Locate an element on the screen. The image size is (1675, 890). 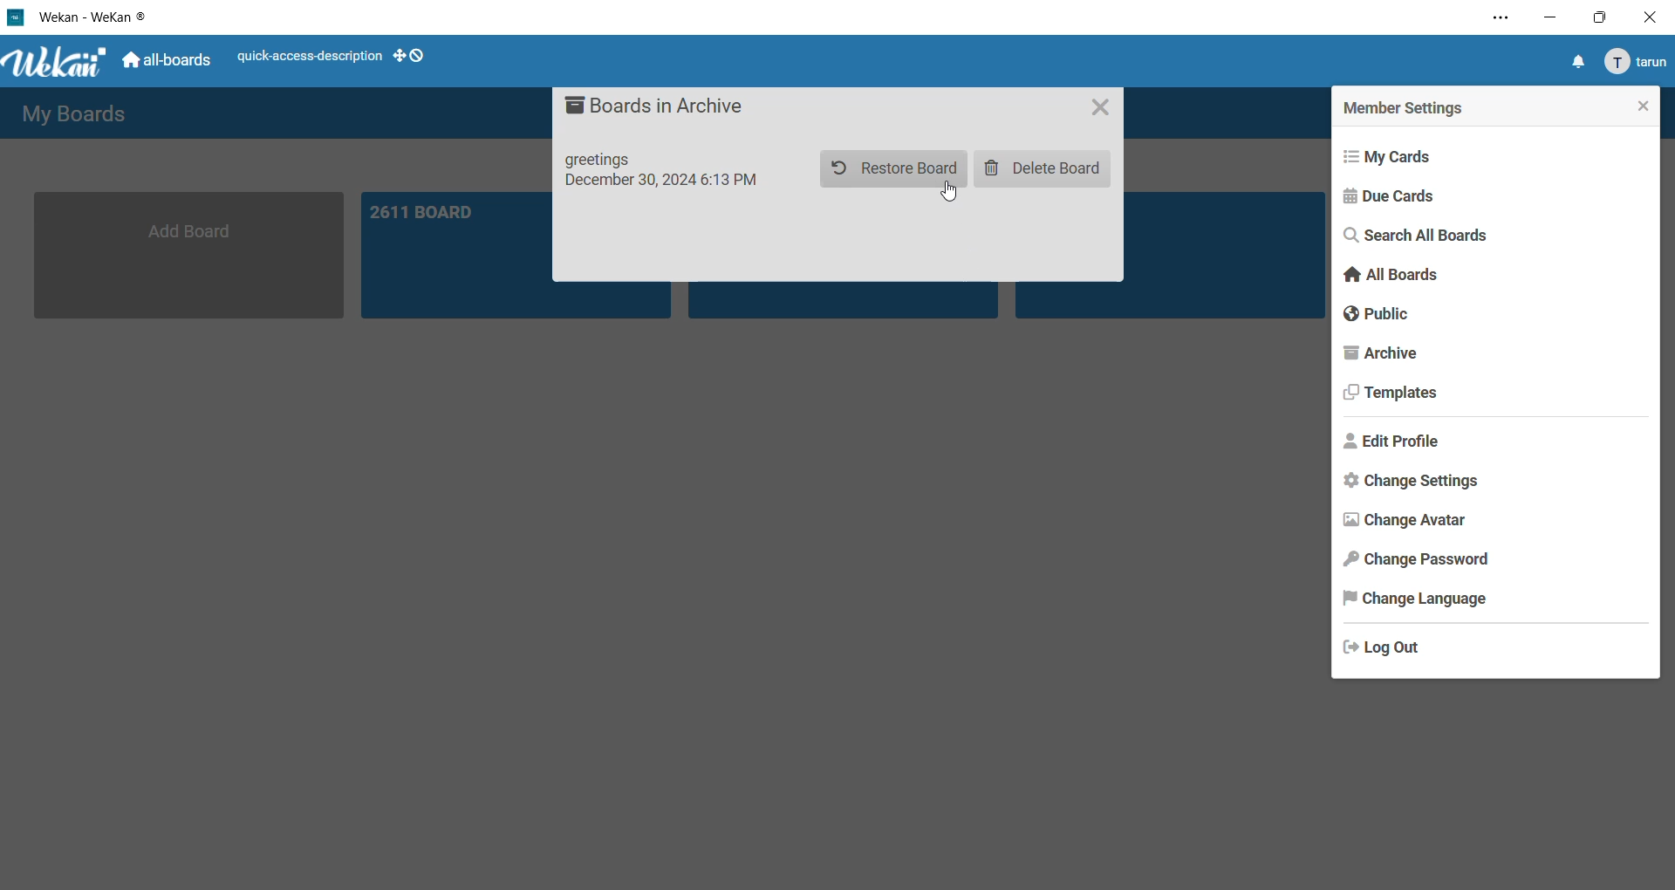
add board is located at coordinates (193, 254).